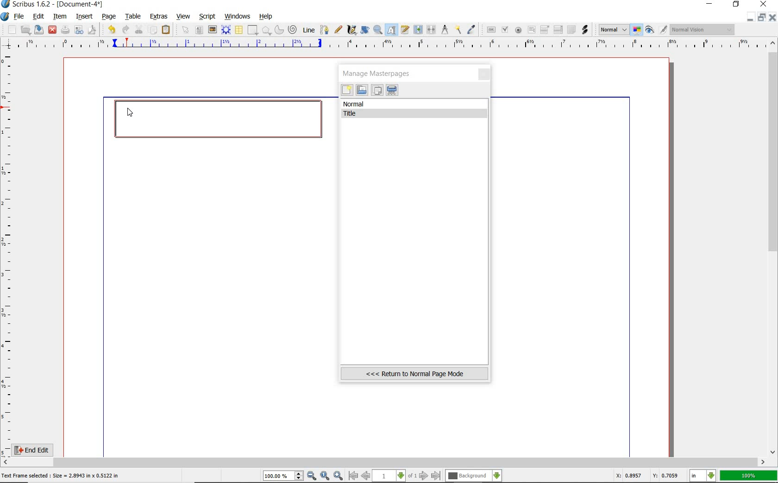  Describe the element at coordinates (347, 91) in the screenshot. I see `new` at that location.